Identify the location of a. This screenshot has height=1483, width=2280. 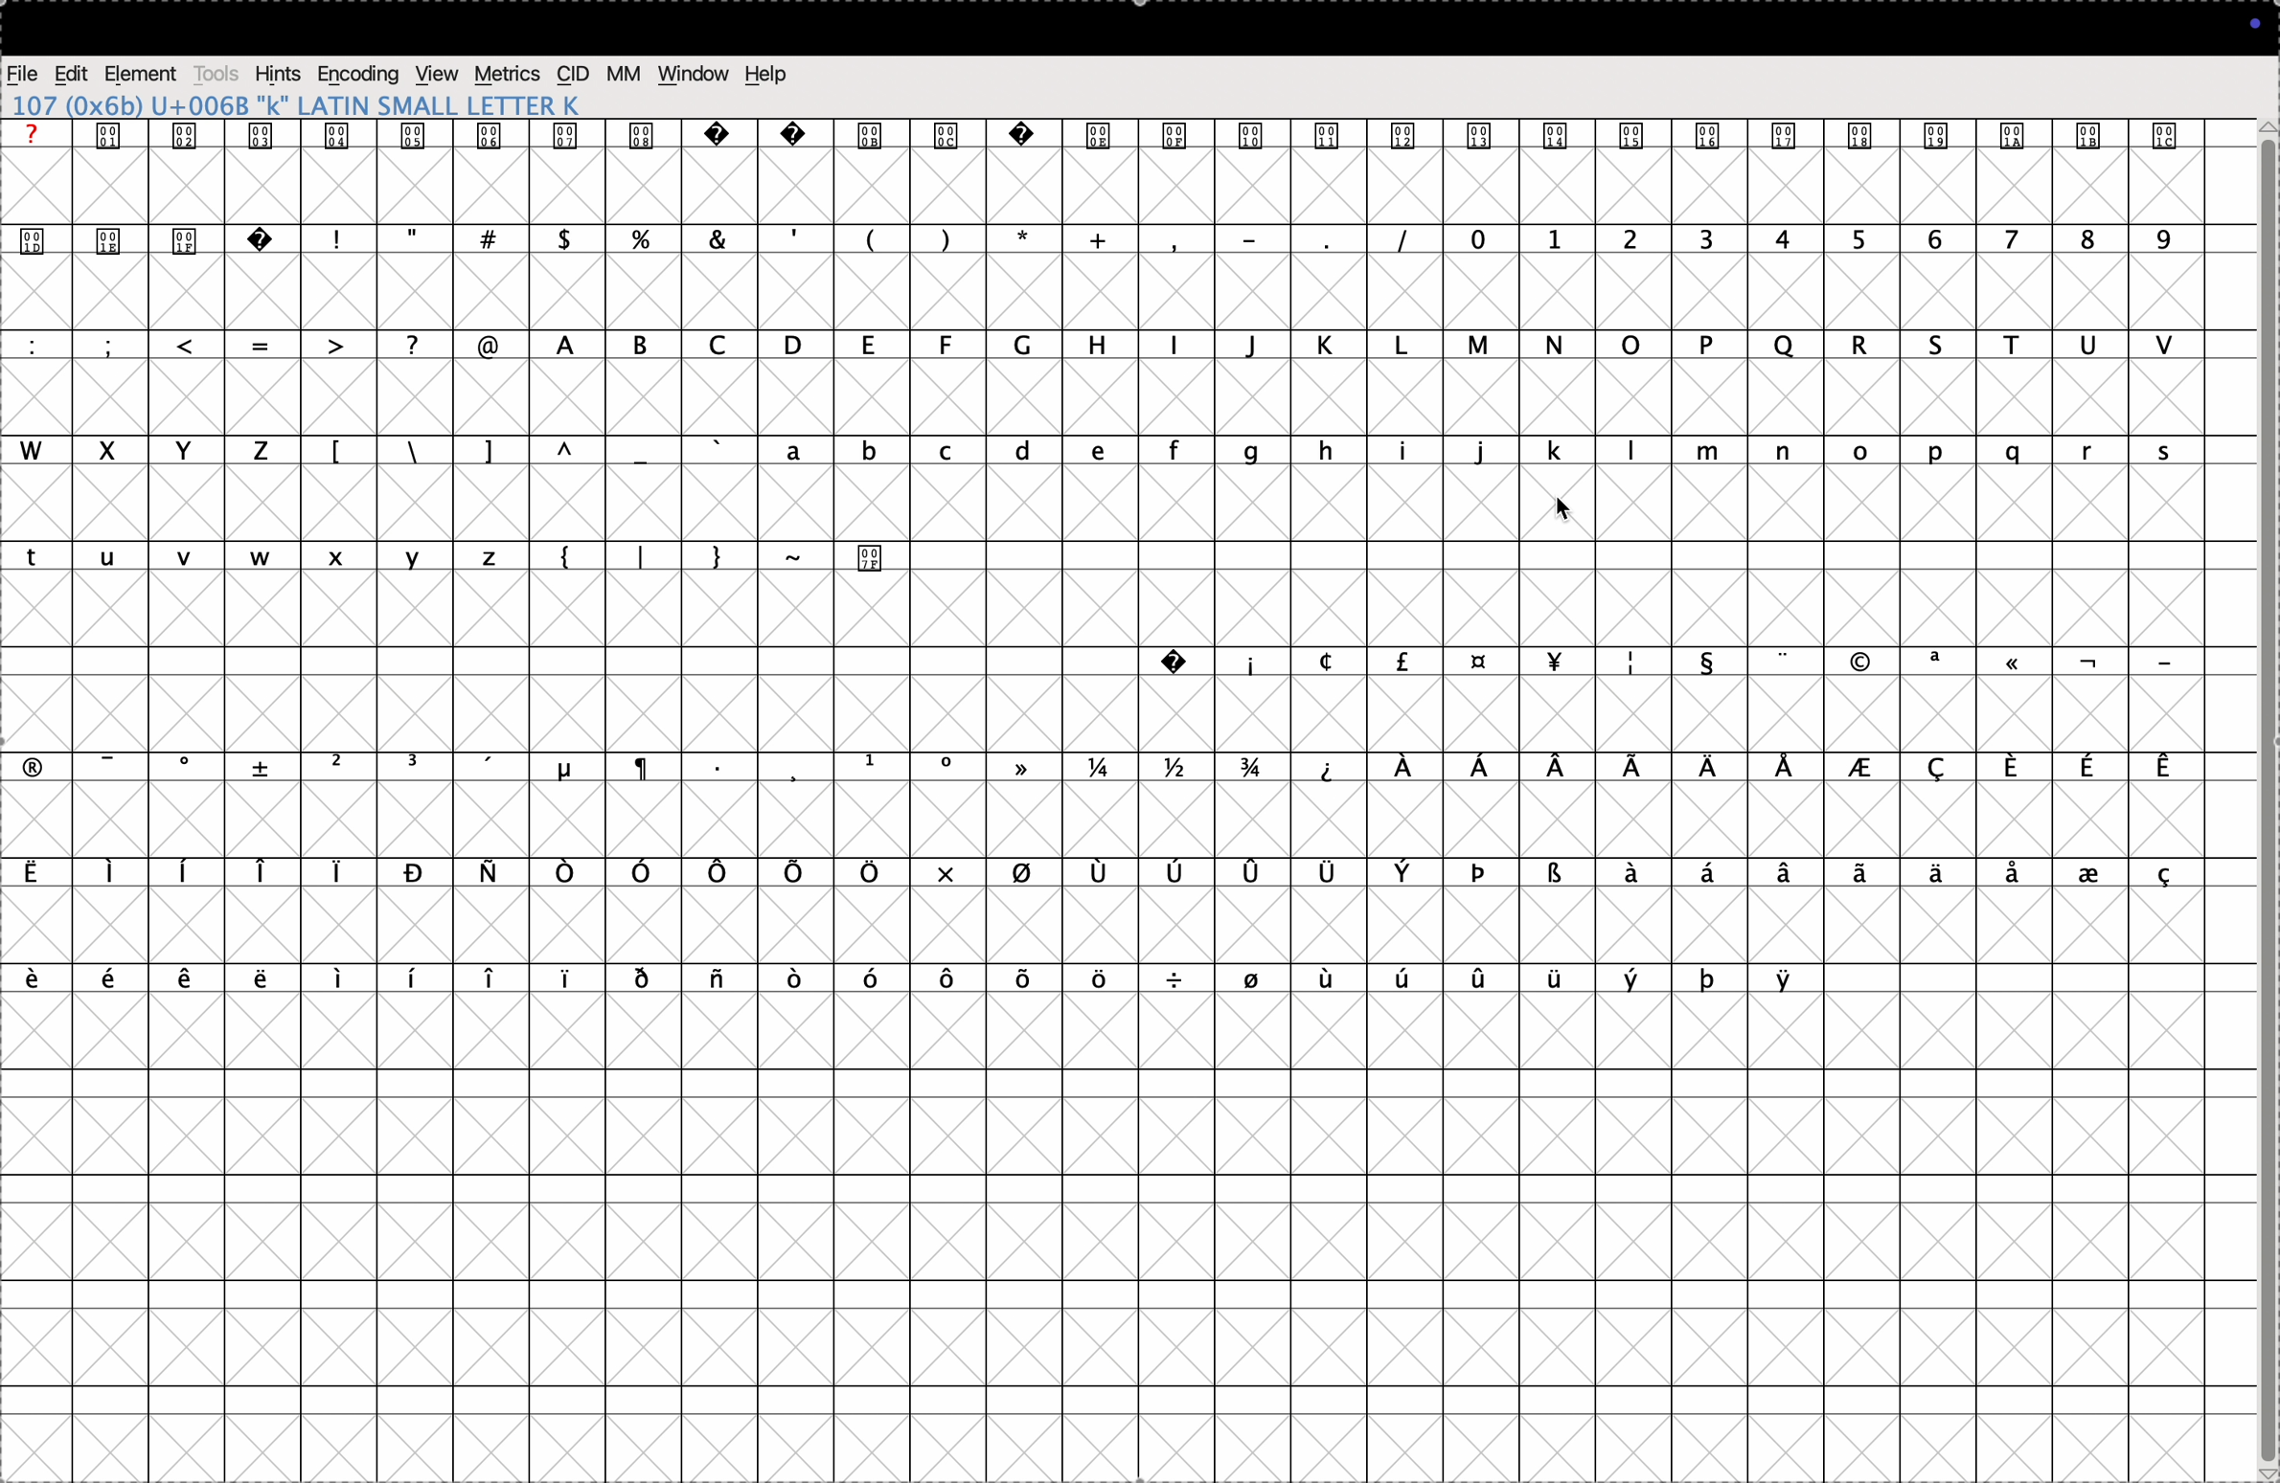
(554, 341).